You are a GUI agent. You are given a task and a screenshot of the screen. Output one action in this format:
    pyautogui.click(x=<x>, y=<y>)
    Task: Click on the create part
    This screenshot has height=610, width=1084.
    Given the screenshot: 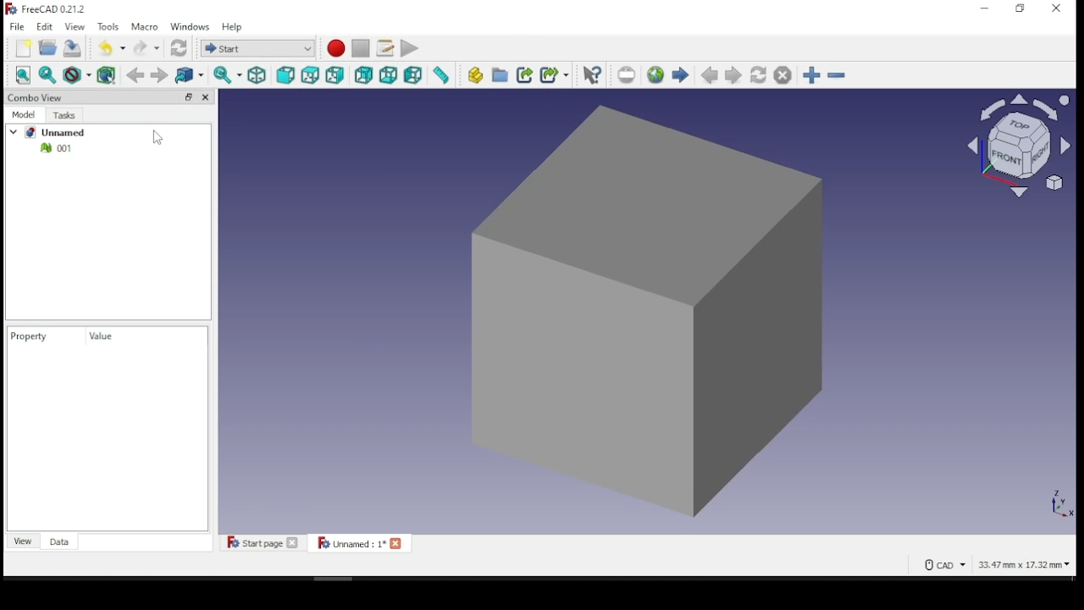 What is the action you would take?
    pyautogui.click(x=474, y=75)
    